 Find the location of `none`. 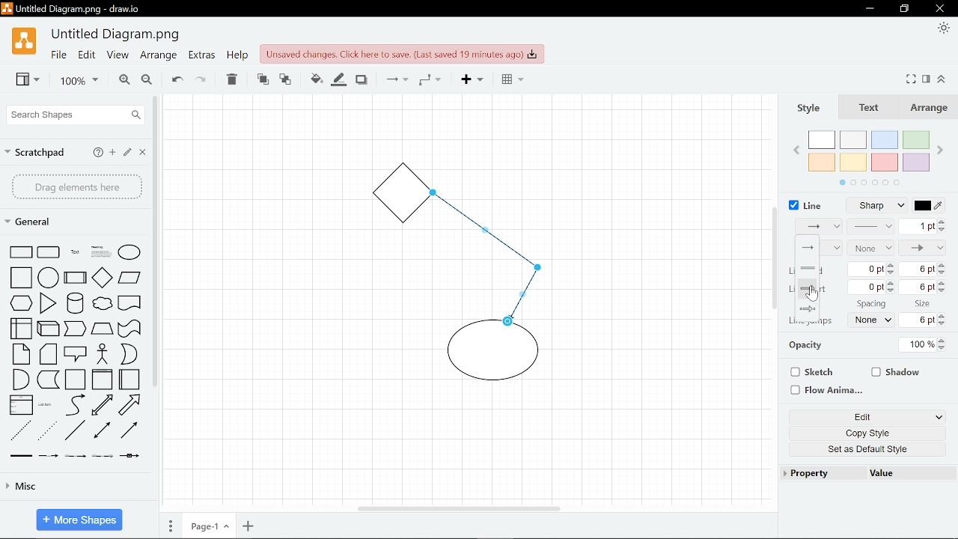

none is located at coordinates (873, 320).